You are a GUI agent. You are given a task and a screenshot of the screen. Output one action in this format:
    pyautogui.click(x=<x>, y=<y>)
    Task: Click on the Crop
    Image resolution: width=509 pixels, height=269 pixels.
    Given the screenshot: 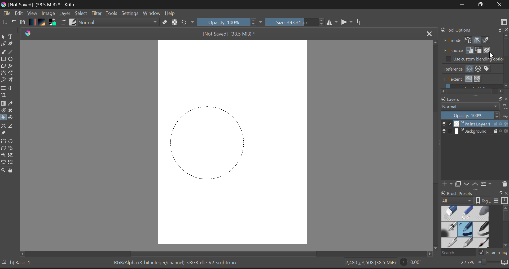 What is the action you would take?
    pyautogui.click(x=3, y=97)
    